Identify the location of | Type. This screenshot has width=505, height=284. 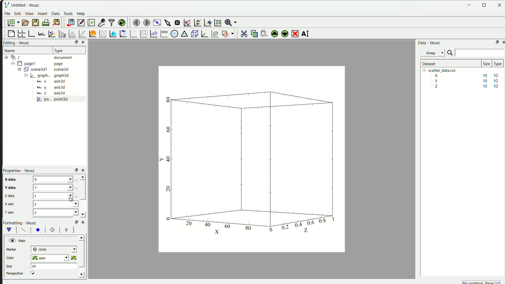
(497, 64).